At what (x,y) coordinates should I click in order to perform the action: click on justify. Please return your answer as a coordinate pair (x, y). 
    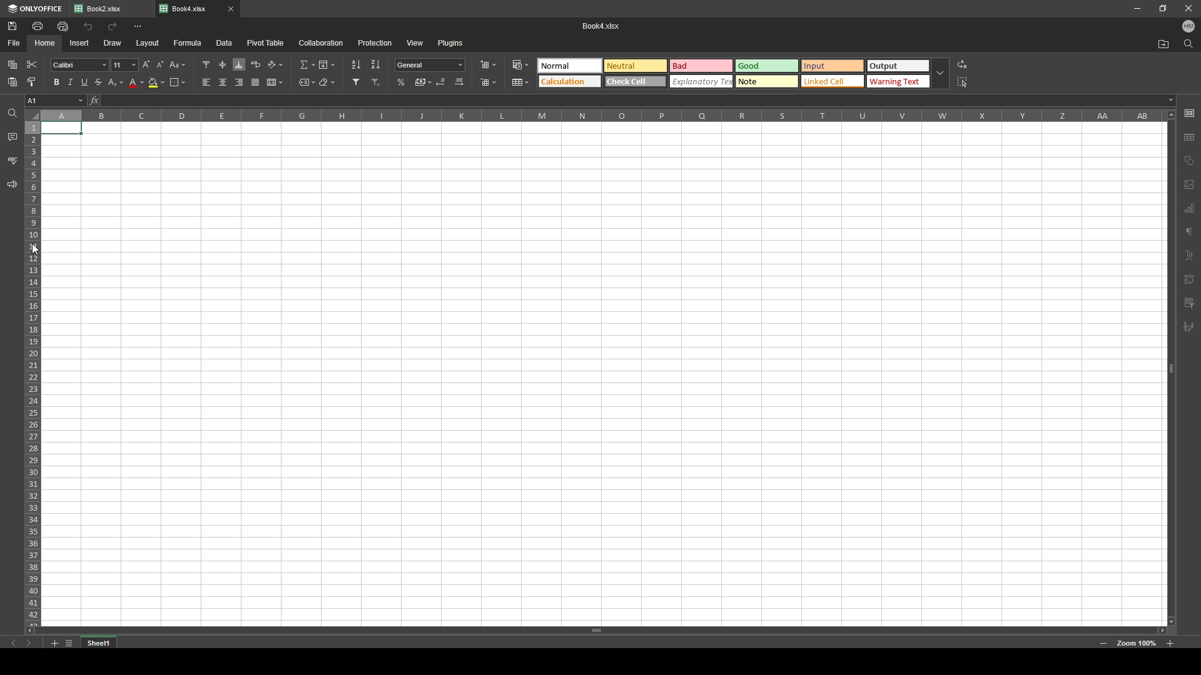
    Looking at the image, I should click on (256, 82).